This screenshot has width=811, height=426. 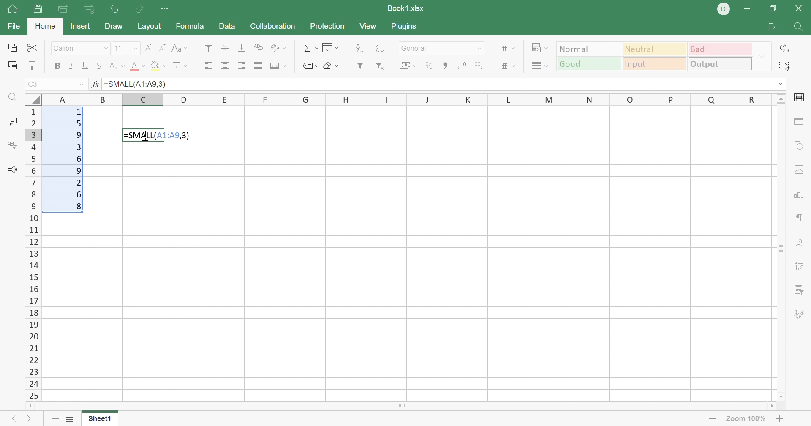 I want to click on Close, so click(x=801, y=7).